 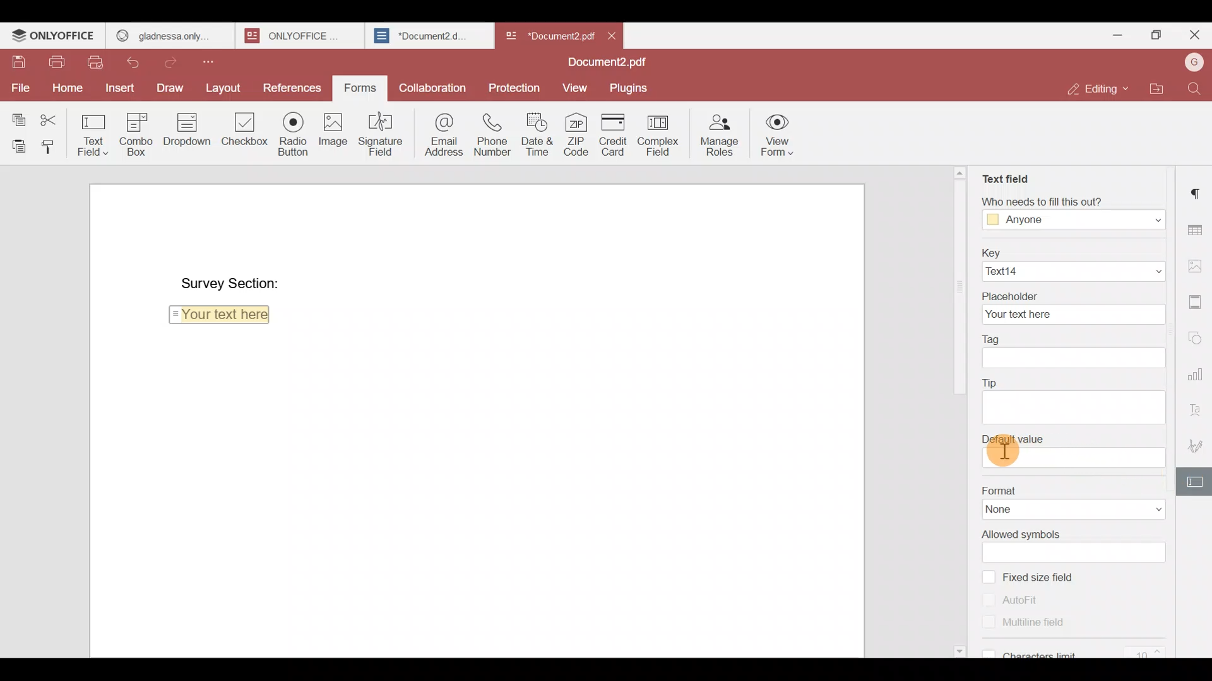 What do you see at coordinates (1196, 482) in the screenshot?
I see `Form settings` at bounding box center [1196, 482].